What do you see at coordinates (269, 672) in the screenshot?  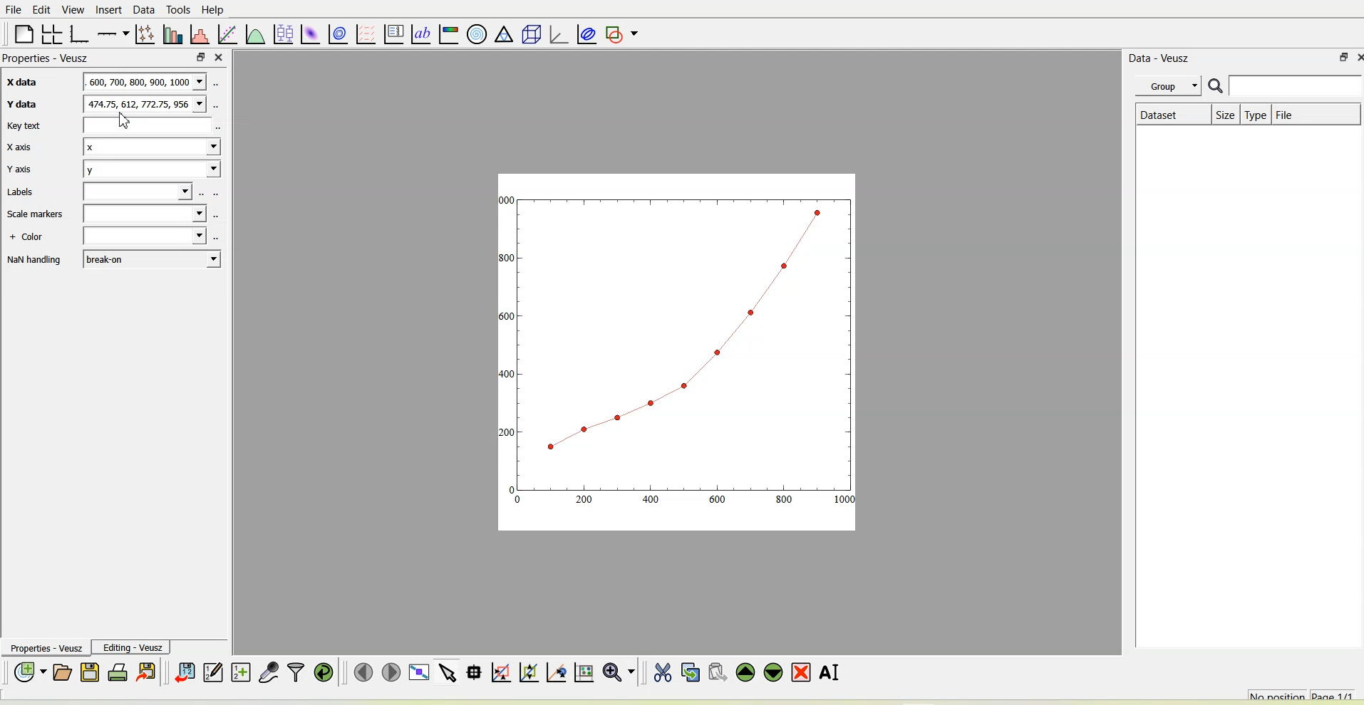 I see `Capture remote data` at bounding box center [269, 672].